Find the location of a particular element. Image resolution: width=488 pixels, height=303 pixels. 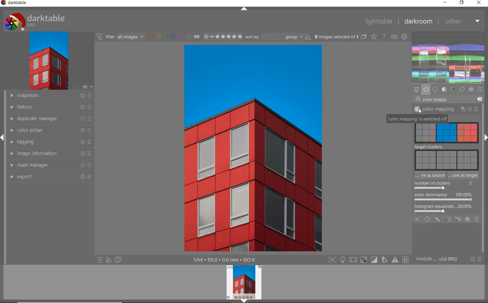

COLOR MAPPING is located at coordinates (447, 110).